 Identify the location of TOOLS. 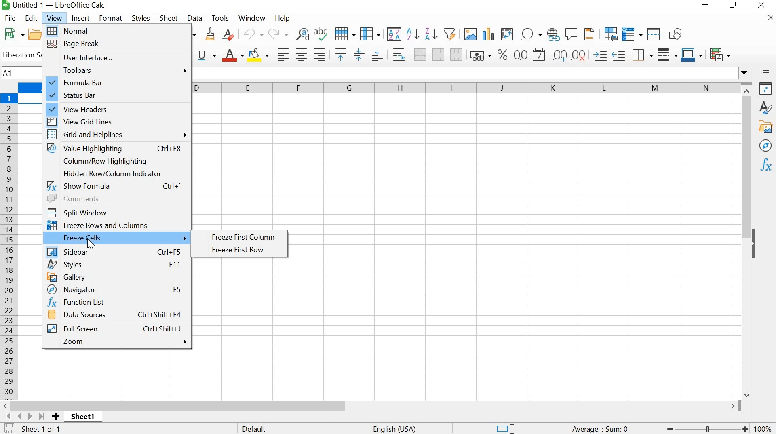
(220, 17).